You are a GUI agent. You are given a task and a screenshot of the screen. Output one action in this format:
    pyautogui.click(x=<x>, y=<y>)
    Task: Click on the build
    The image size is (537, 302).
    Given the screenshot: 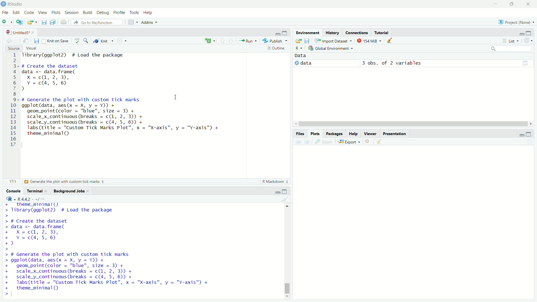 What is the action you would take?
    pyautogui.click(x=88, y=12)
    